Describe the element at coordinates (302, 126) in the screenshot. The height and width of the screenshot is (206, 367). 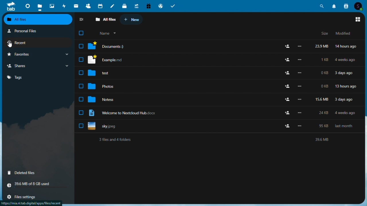
I see `options` at that location.